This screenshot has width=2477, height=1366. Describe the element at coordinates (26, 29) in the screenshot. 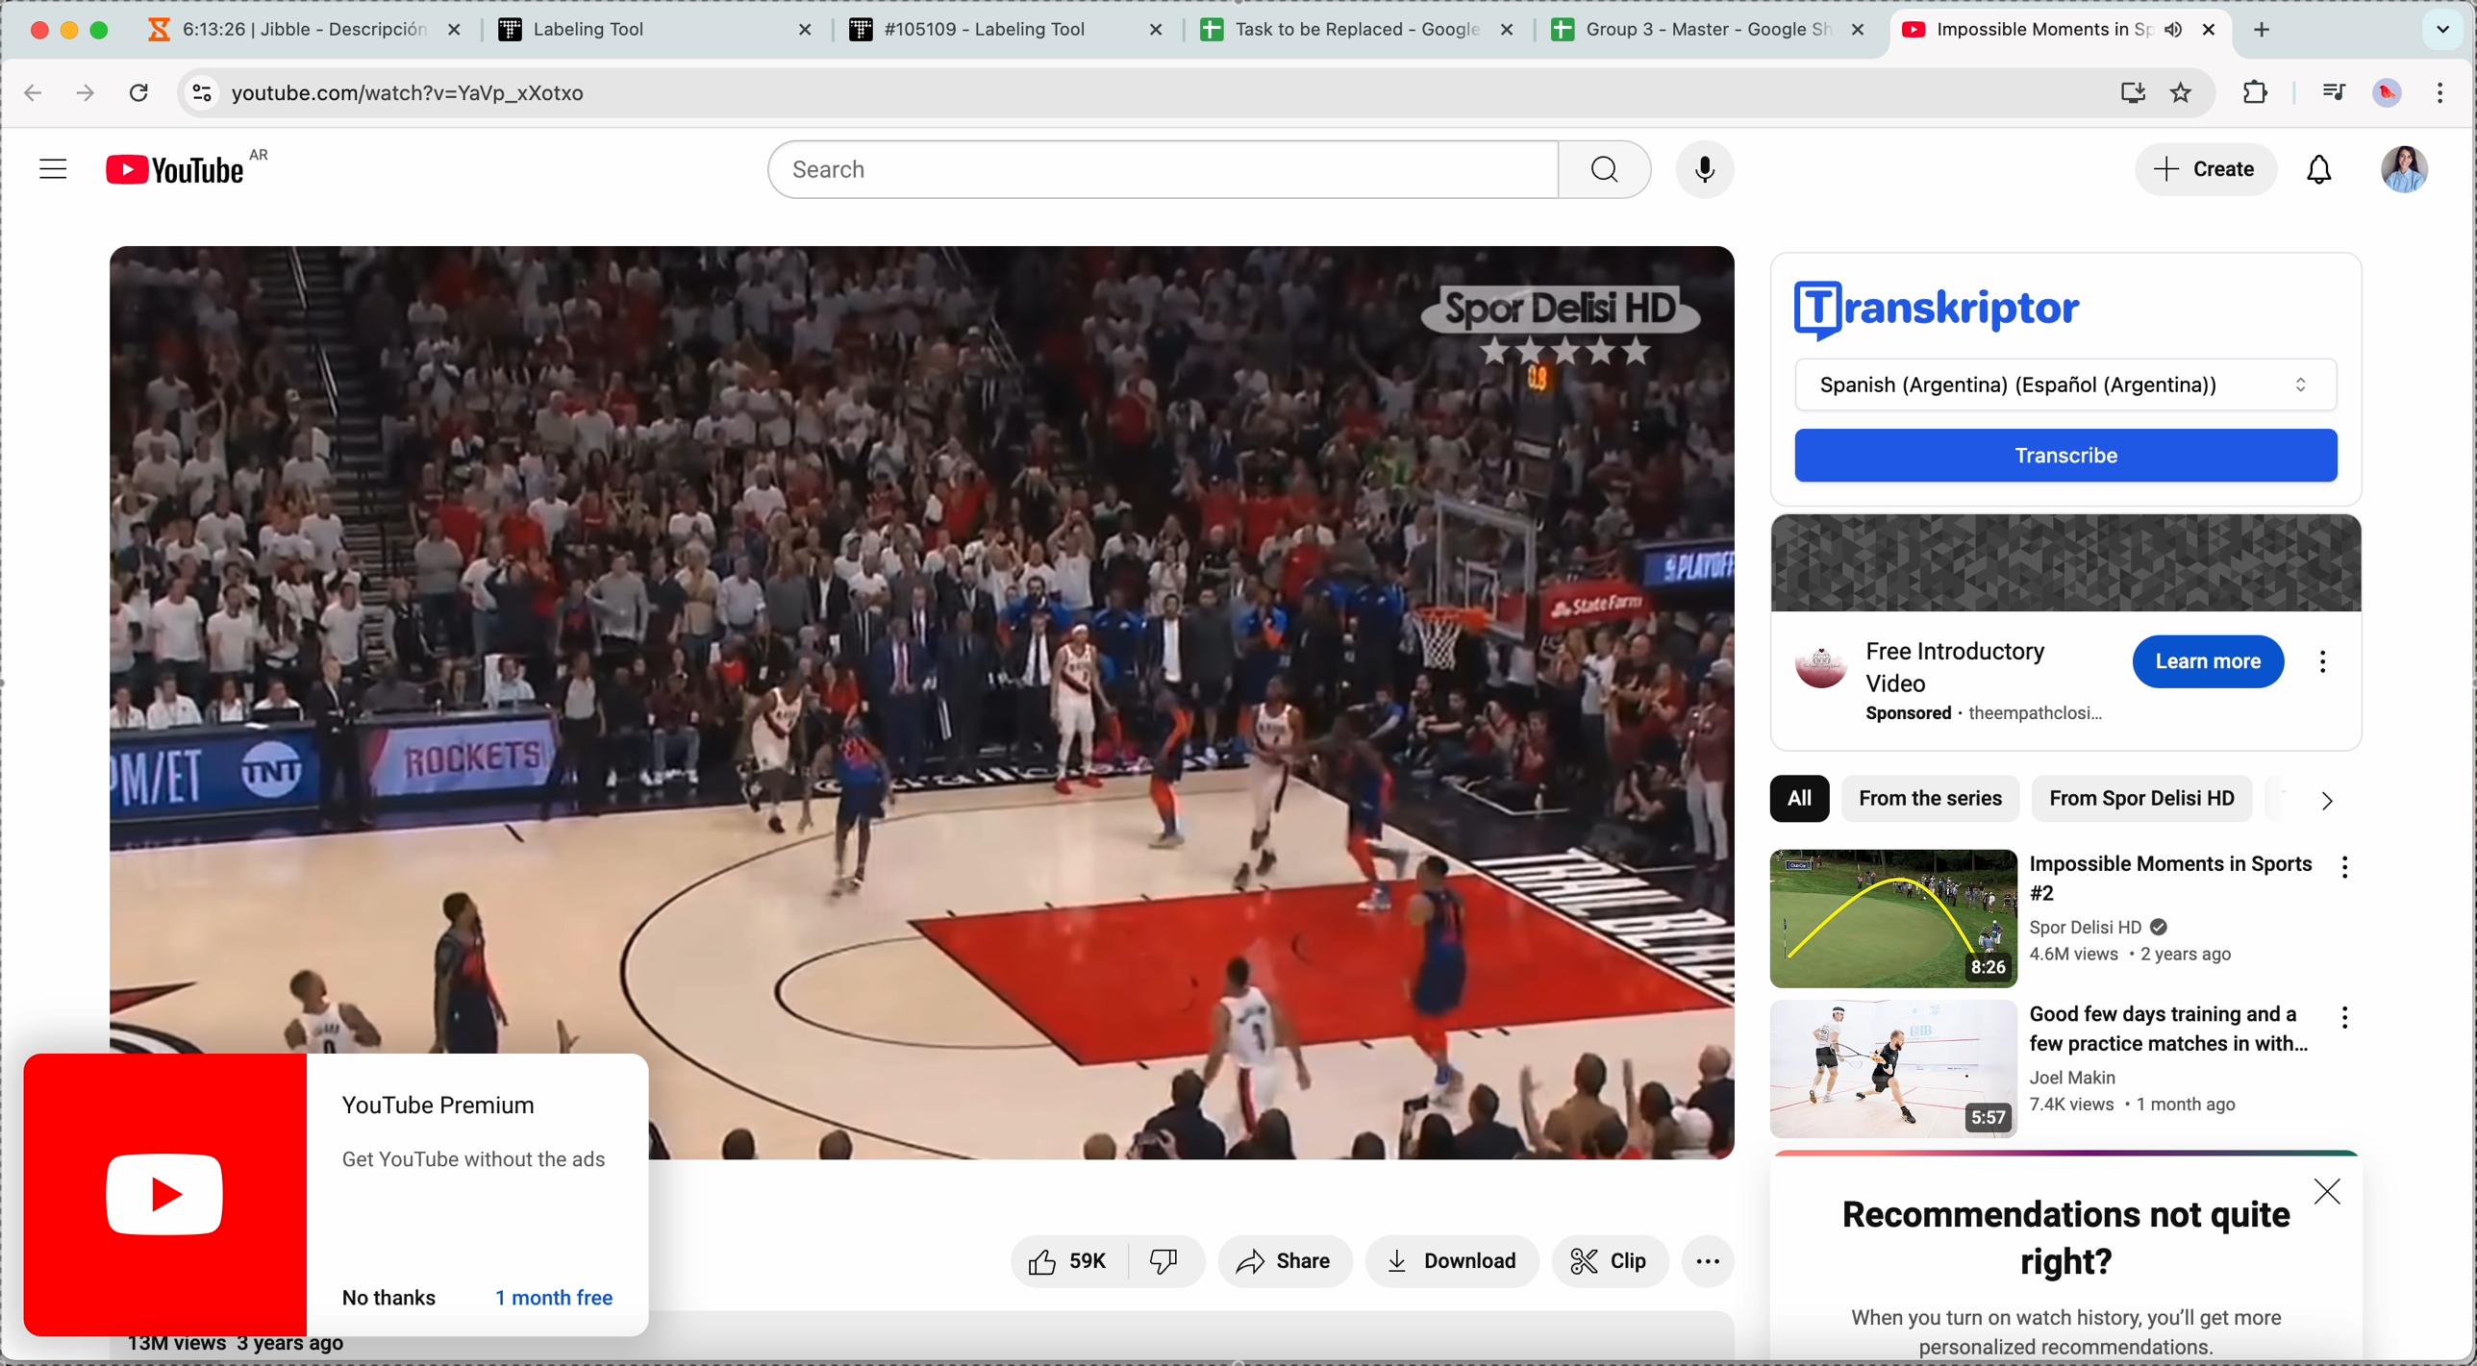

I see `close` at that location.